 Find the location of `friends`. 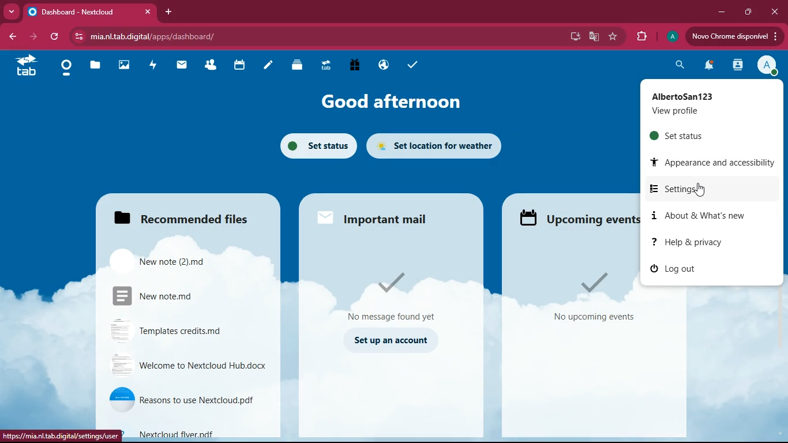

friends is located at coordinates (207, 65).